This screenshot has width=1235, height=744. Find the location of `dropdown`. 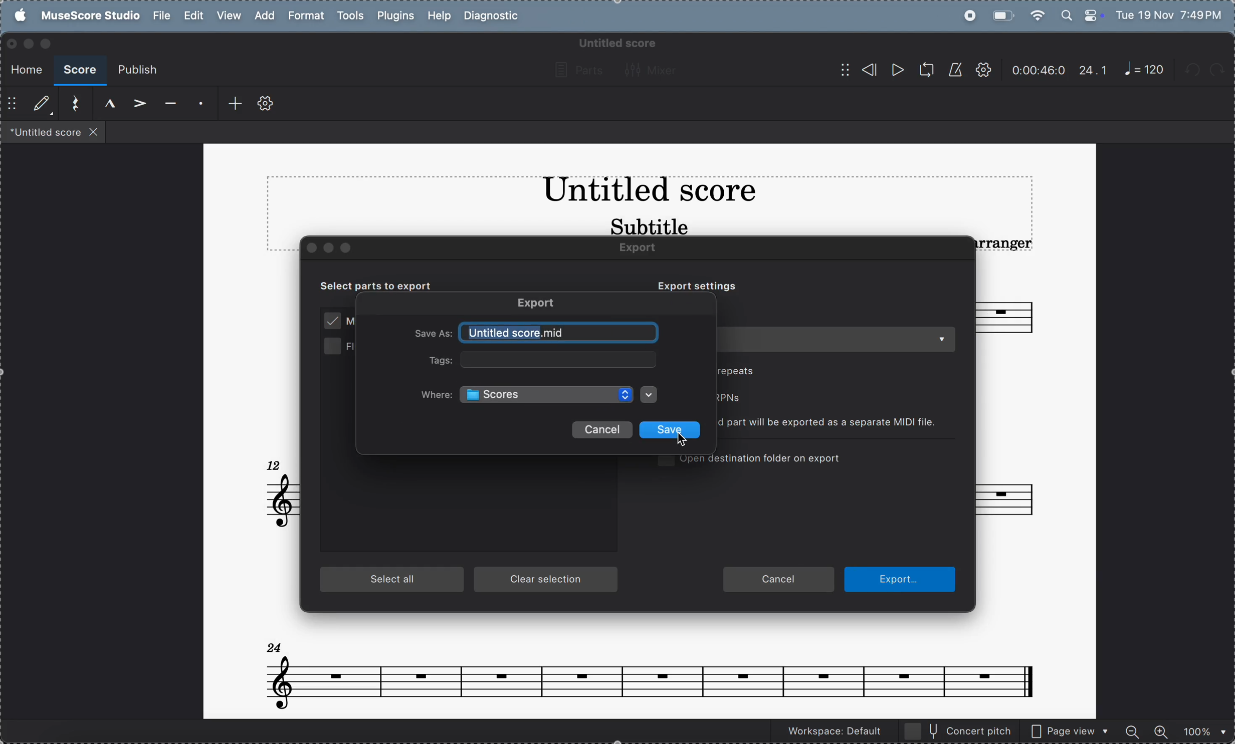

dropdown is located at coordinates (650, 395).